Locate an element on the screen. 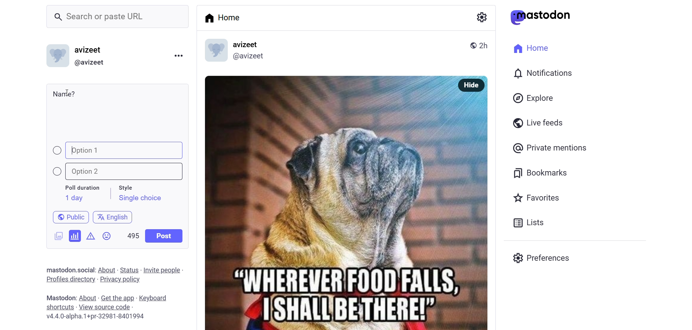  profiles is located at coordinates (70, 279).